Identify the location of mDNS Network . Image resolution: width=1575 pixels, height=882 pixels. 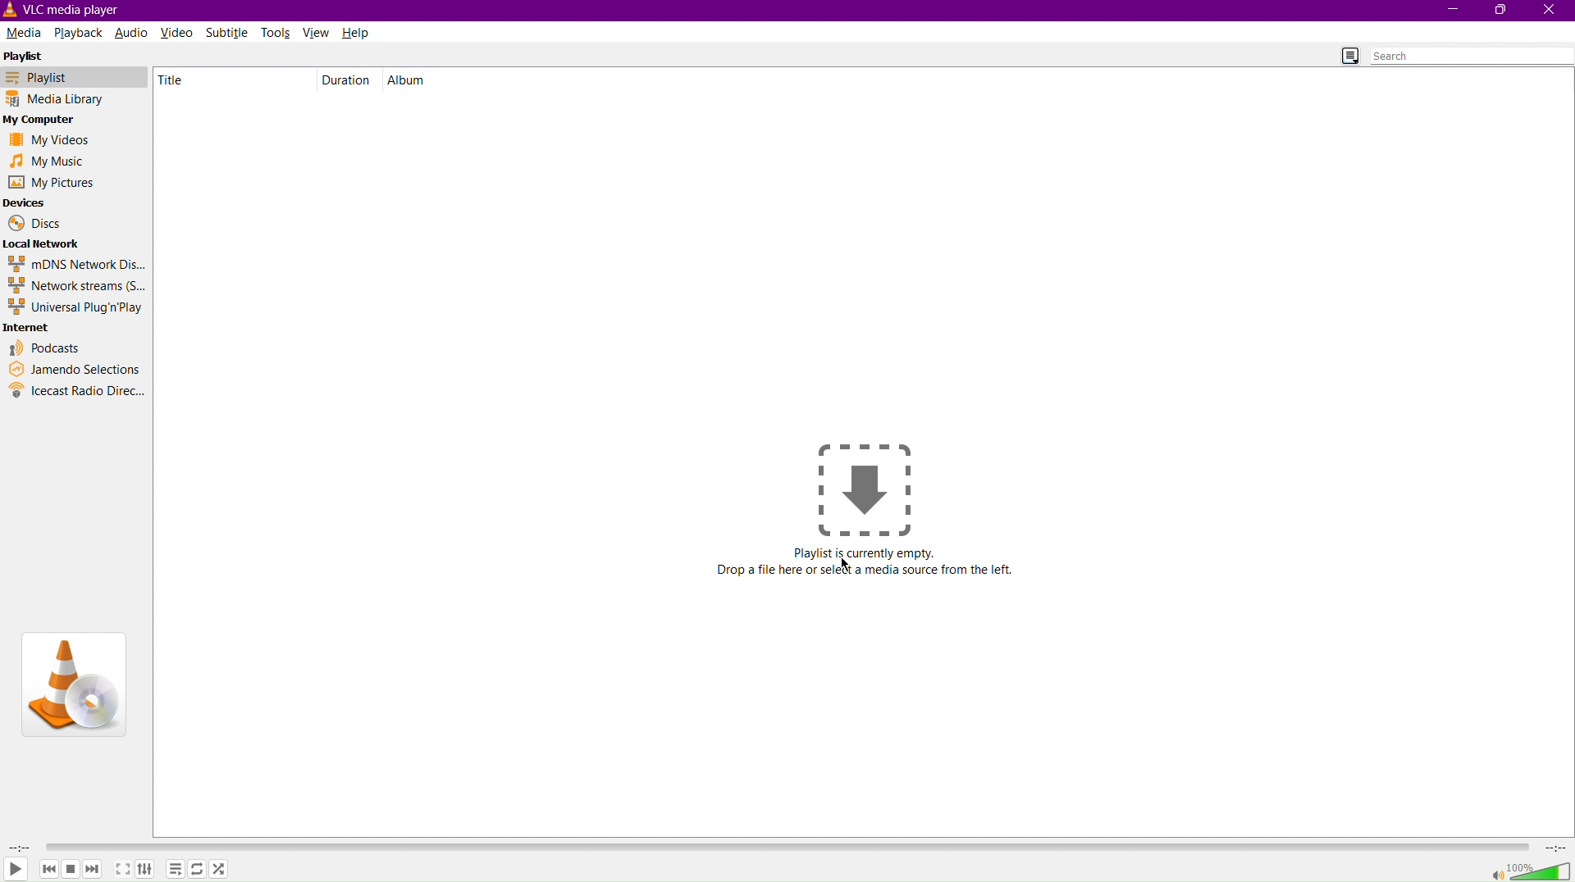
(78, 265).